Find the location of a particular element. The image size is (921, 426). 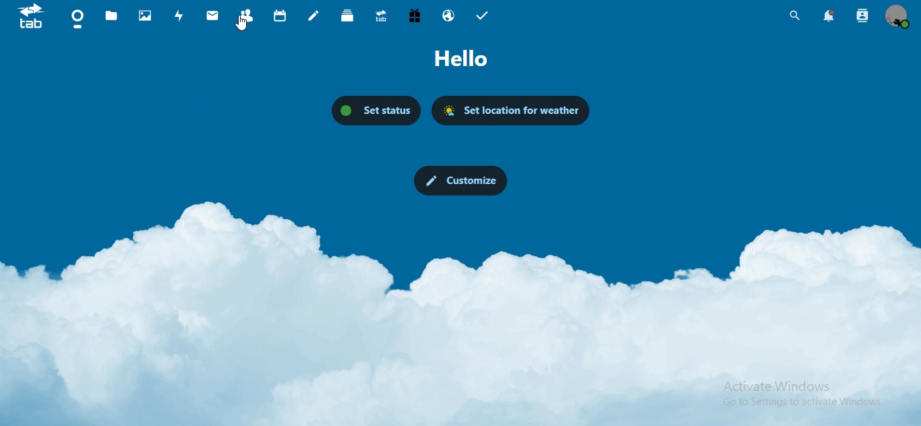

set status is located at coordinates (376, 111).